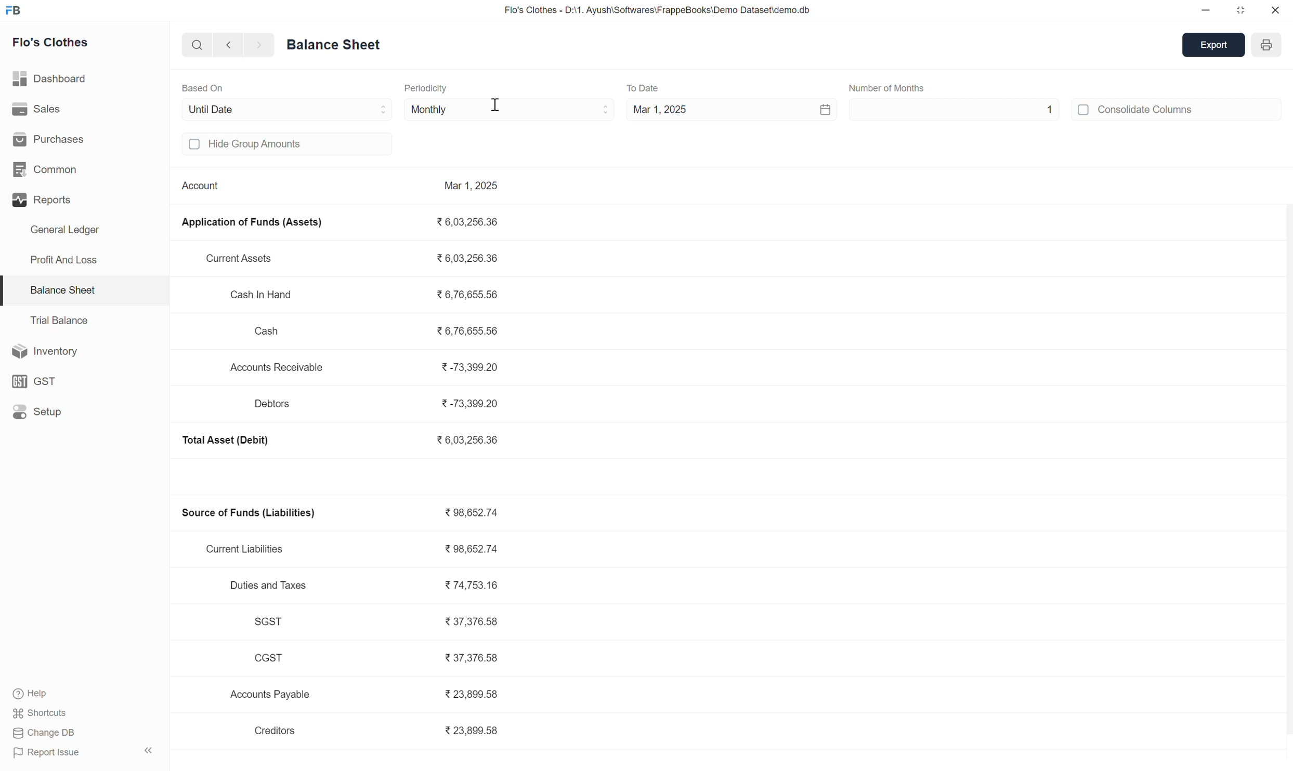  Describe the element at coordinates (430, 88) in the screenshot. I see `Periodicity` at that location.